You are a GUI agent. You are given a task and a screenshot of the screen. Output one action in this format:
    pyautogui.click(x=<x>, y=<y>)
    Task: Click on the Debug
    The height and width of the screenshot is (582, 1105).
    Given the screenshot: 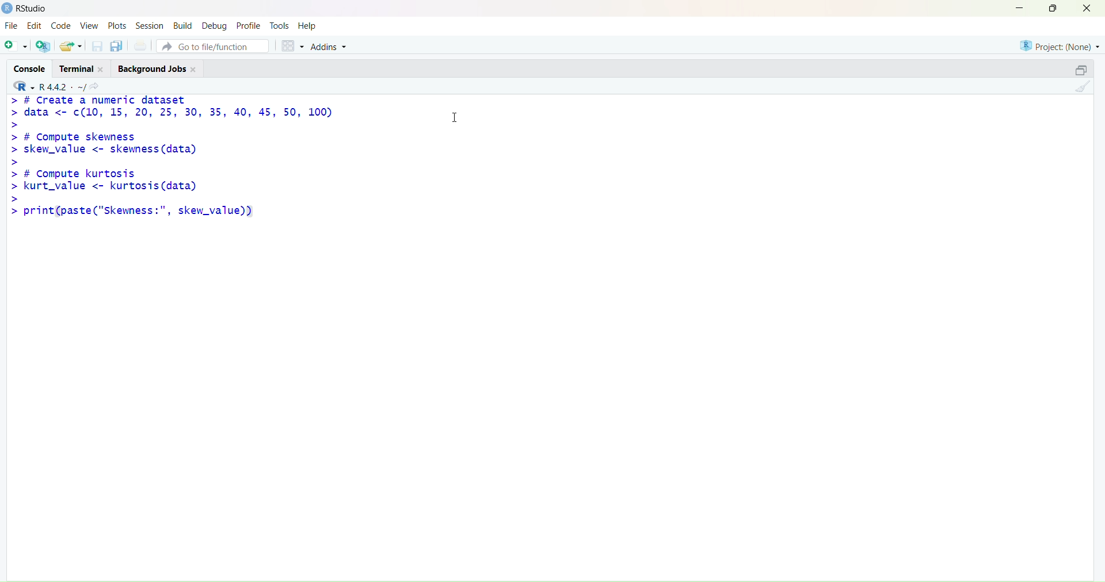 What is the action you would take?
    pyautogui.click(x=215, y=25)
    